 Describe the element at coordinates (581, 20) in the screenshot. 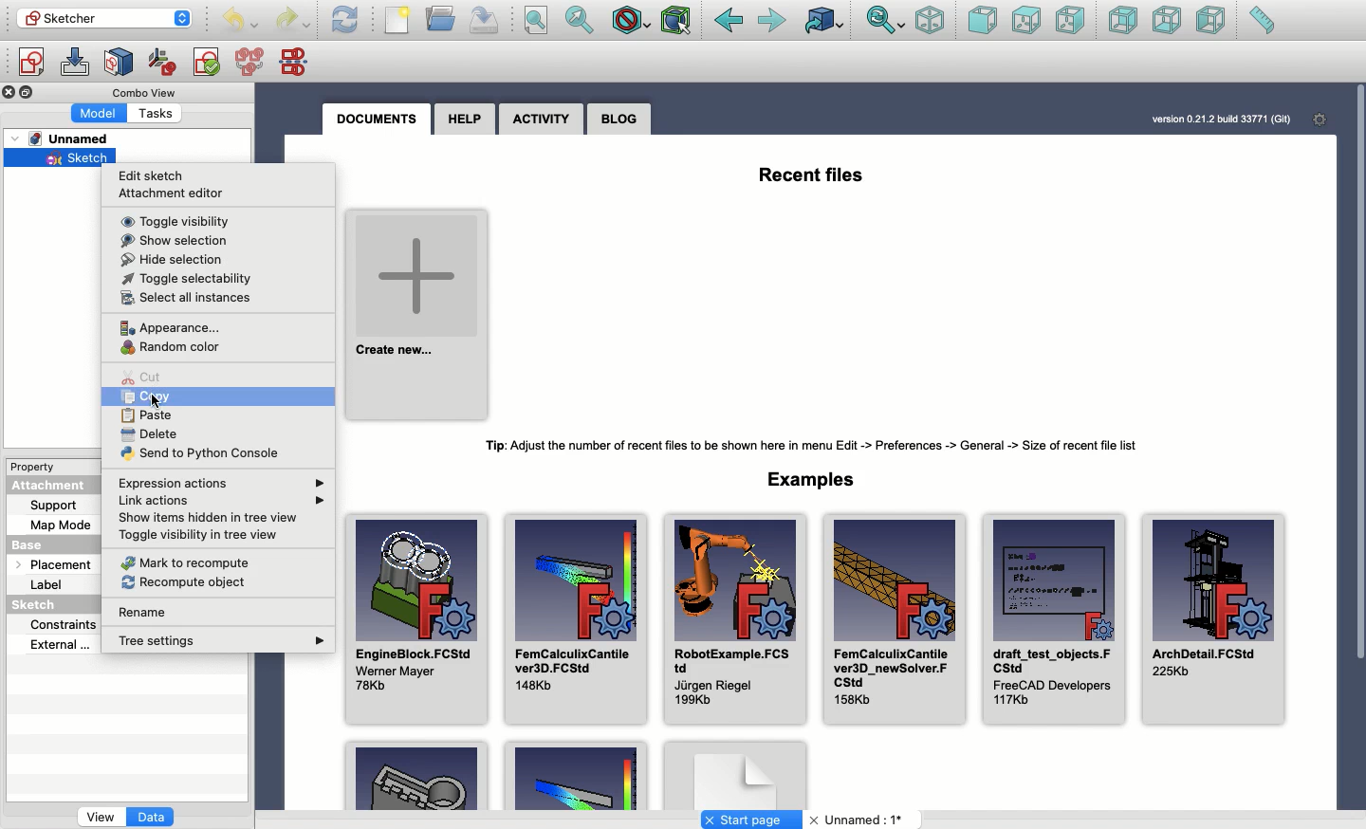

I see `Fit selection` at that location.